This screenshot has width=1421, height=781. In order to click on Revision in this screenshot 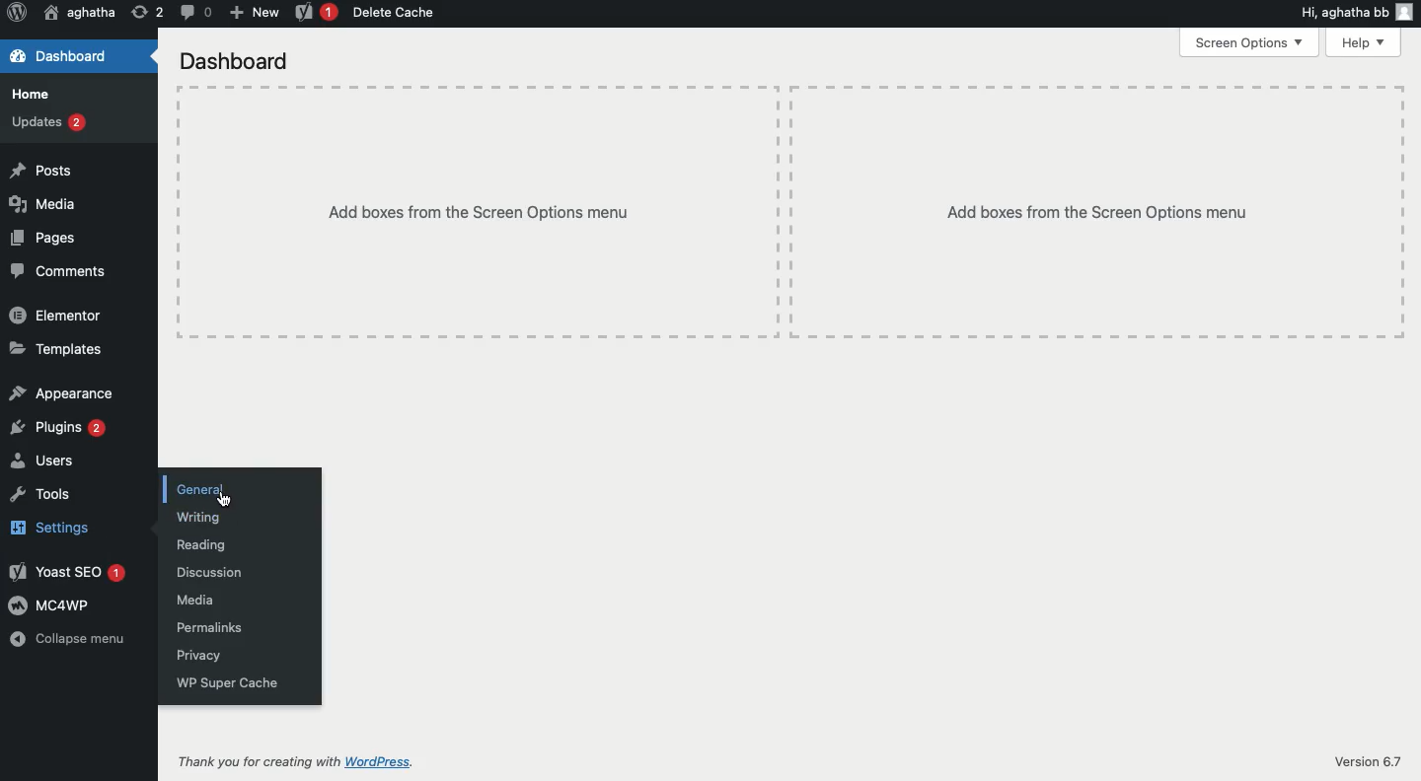, I will do `click(144, 15)`.